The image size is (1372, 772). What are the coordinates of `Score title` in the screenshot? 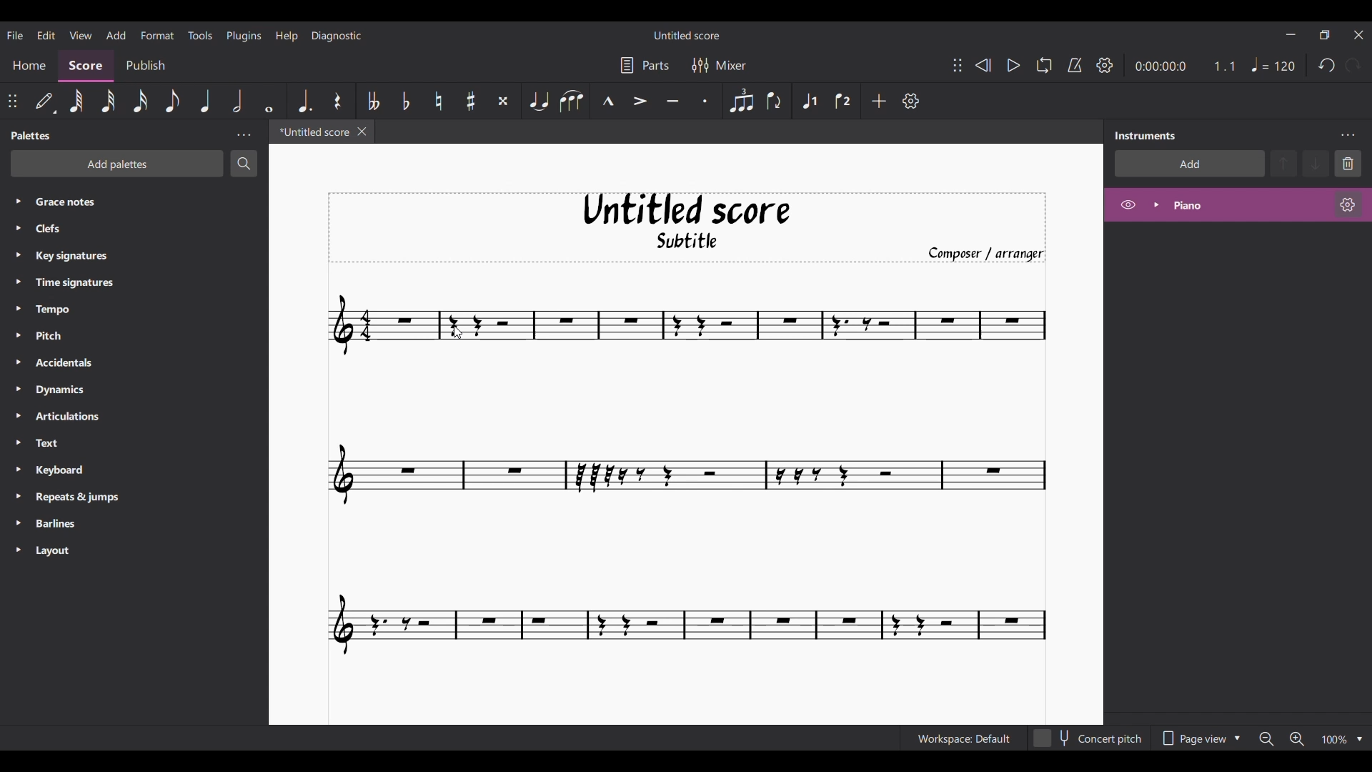 It's located at (685, 34).